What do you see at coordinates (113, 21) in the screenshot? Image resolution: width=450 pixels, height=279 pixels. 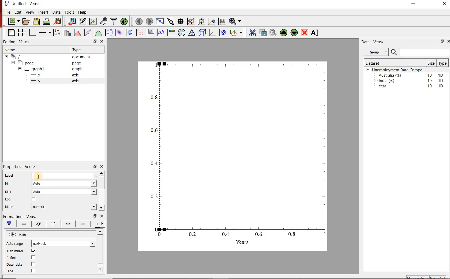 I see `filter data` at bounding box center [113, 21].